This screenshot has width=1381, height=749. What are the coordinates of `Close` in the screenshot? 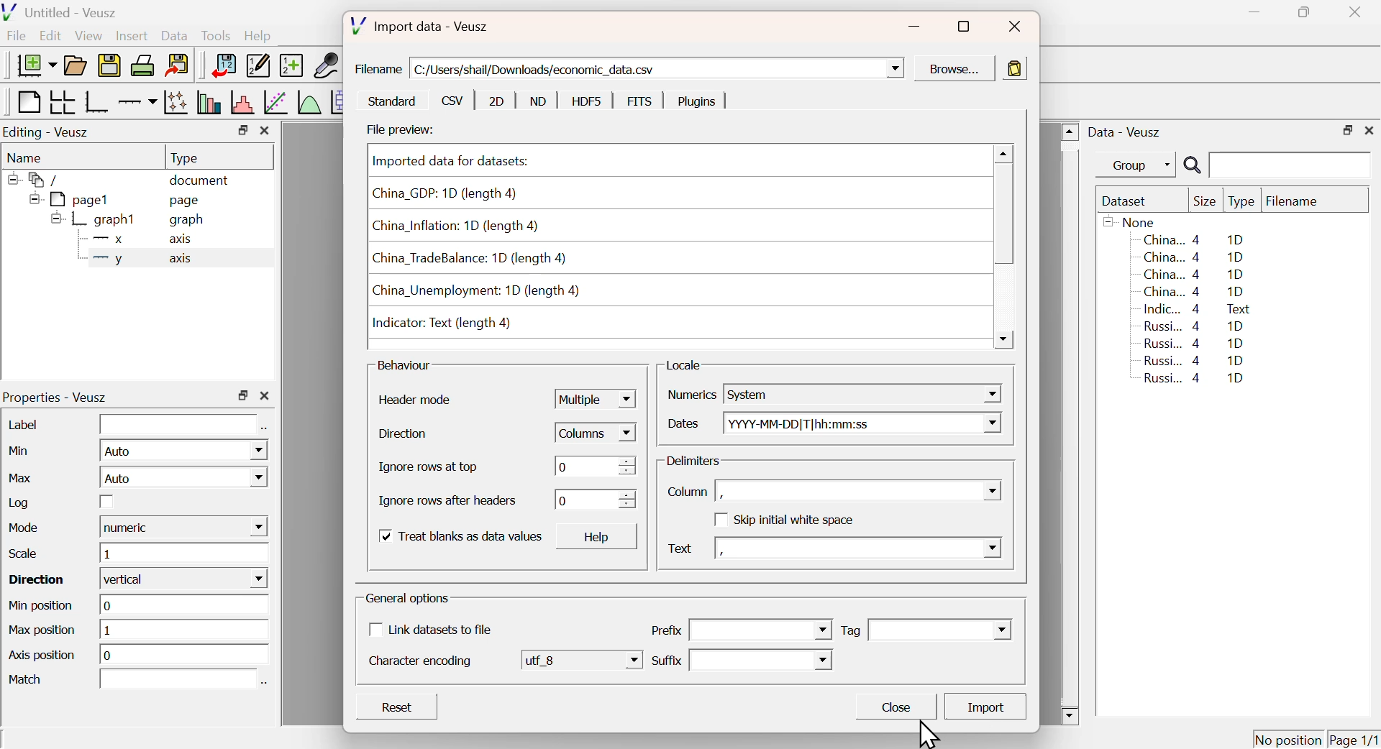 It's located at (265, 131).